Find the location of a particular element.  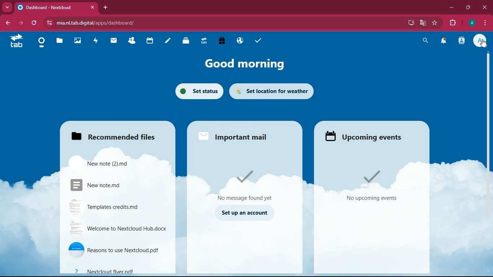

set location is located at coordinates (272, 92).